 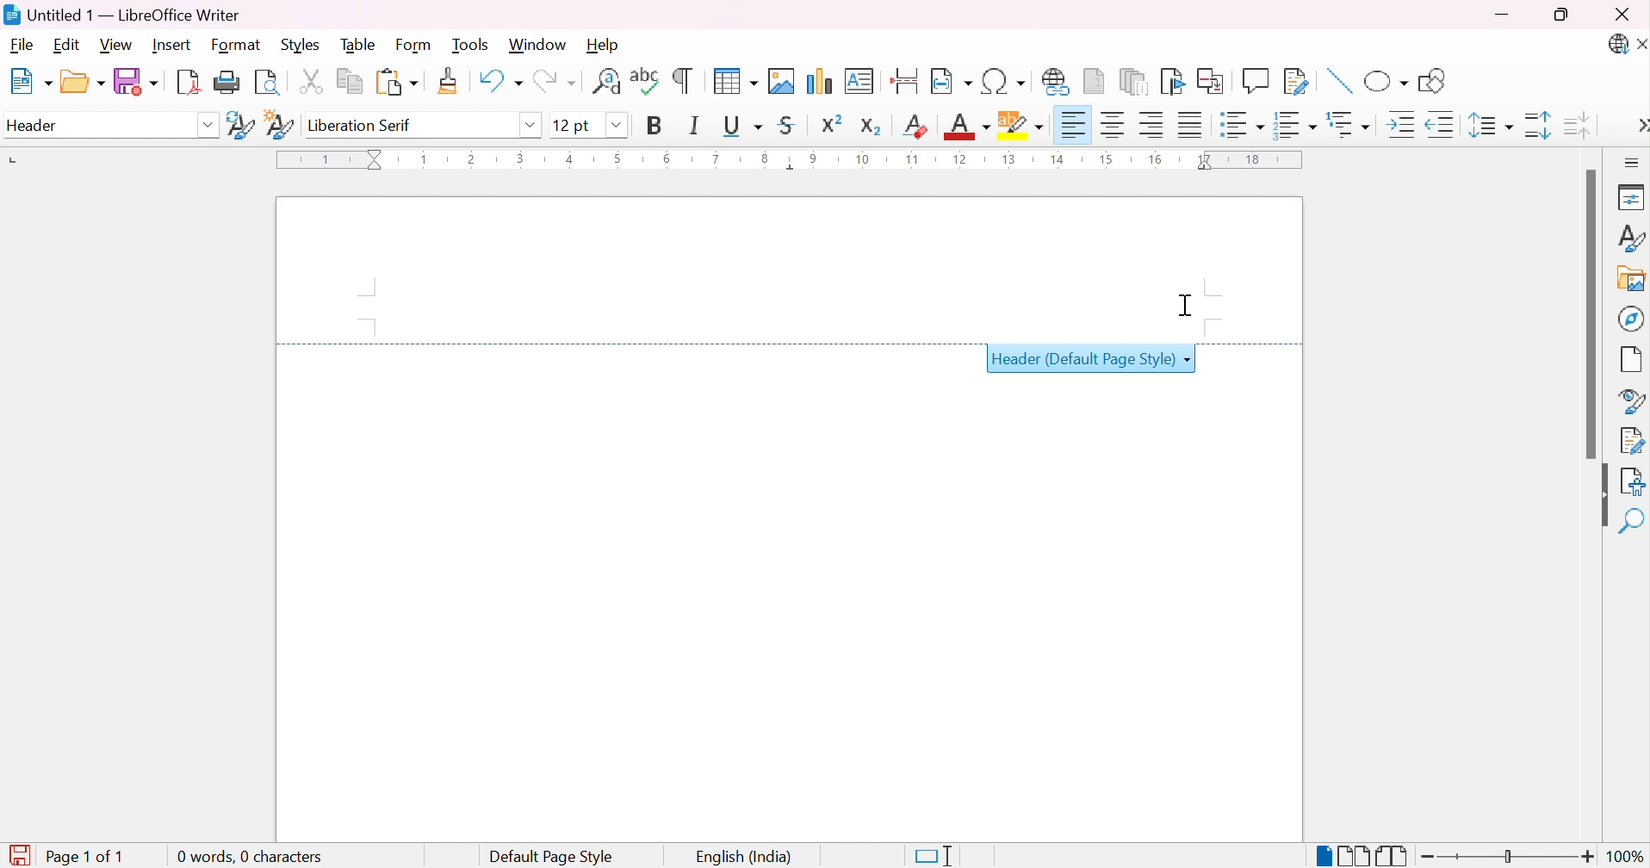 What do you see at coordinates (1640, 44) in the screenshot?
I see `Close` at bounding box center [1640, 44].